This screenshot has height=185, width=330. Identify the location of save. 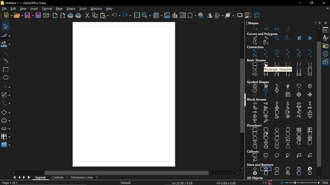
(270, 182).